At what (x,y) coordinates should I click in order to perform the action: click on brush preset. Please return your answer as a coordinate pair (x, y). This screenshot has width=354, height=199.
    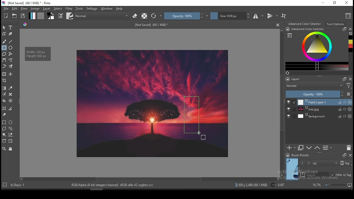
    Looking at the image, I should click on (297, 155).